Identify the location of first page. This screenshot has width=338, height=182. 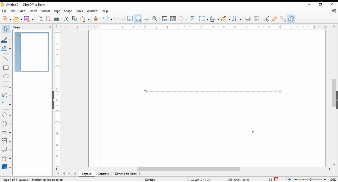
(58, 174).